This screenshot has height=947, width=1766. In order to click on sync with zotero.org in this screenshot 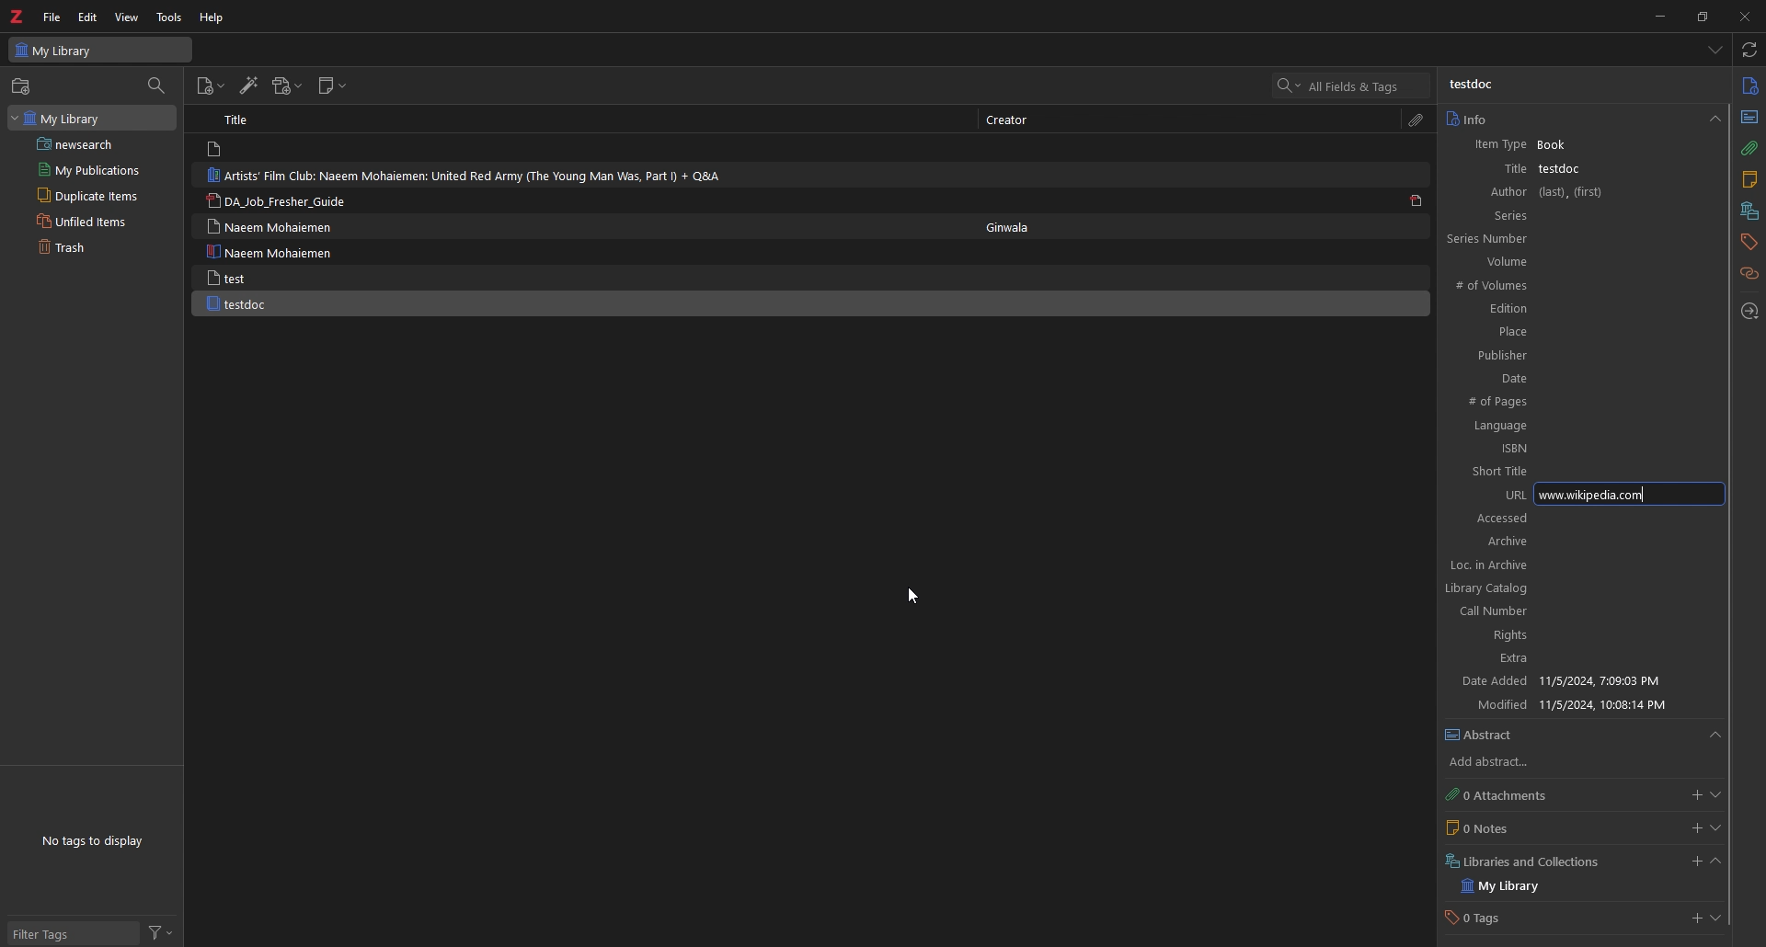, I will do `click(1749, 49)`.